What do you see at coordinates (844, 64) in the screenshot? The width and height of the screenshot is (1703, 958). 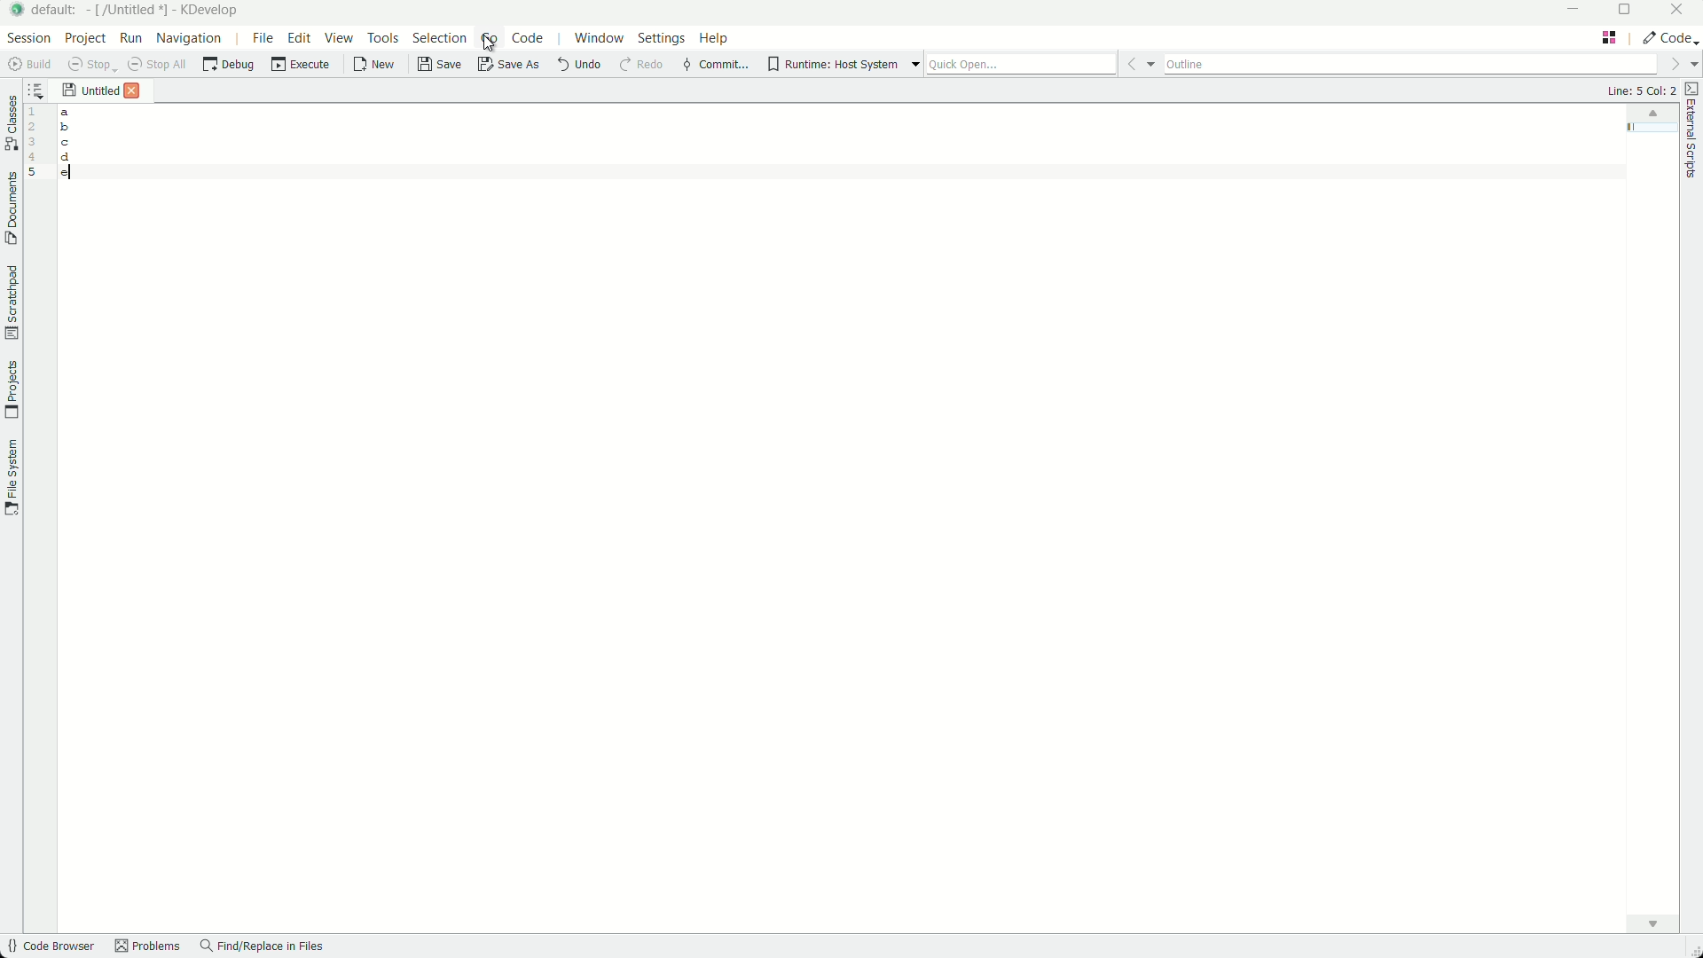 I see `runtime host system` at bounding box center [844, 64].